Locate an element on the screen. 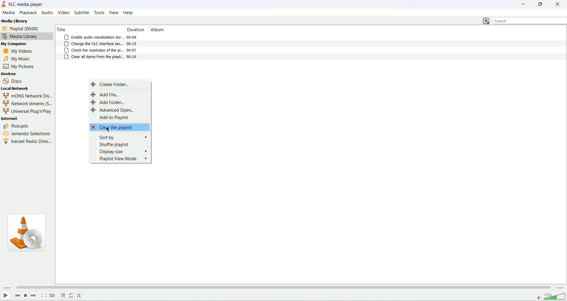 This screenshot has width=567, height=301. add file is located at coordinates (105, 94).